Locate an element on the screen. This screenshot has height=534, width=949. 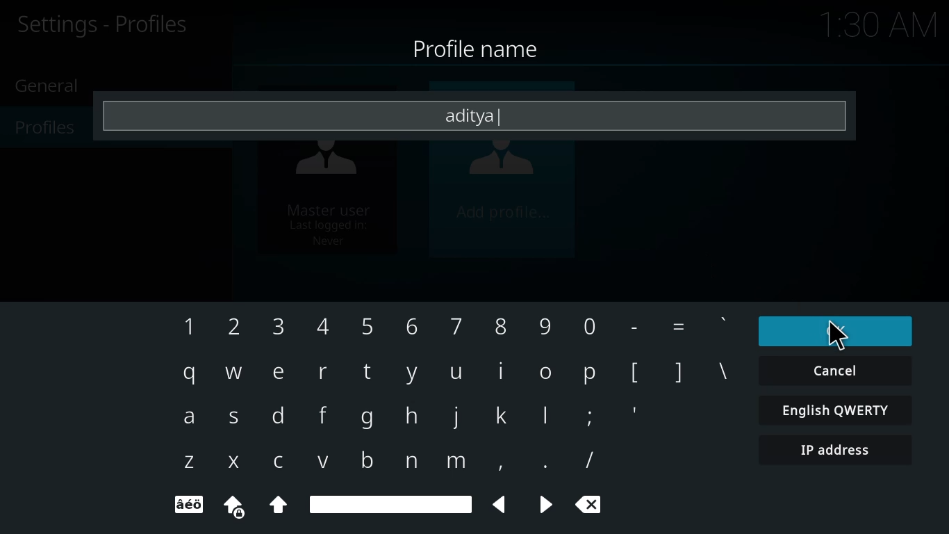
add profile is located at coordinates (504, 184).